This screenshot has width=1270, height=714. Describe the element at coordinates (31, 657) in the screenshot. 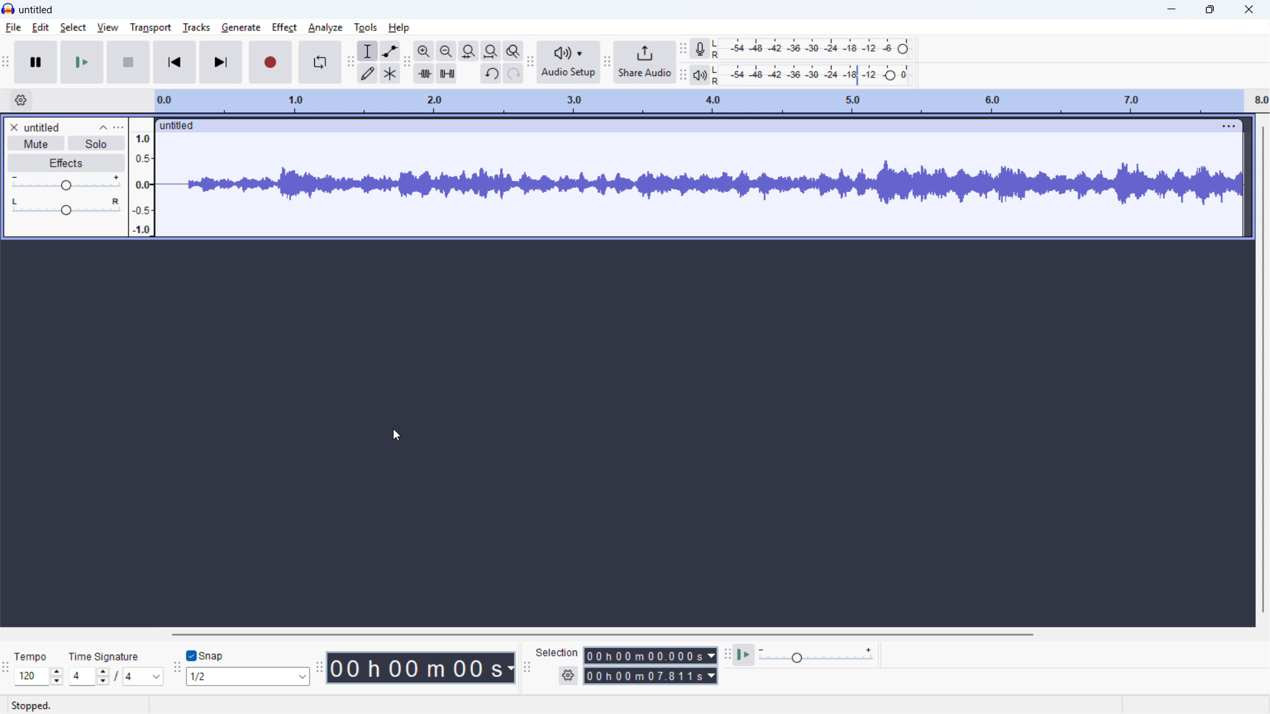

I see `tempo` at that location.